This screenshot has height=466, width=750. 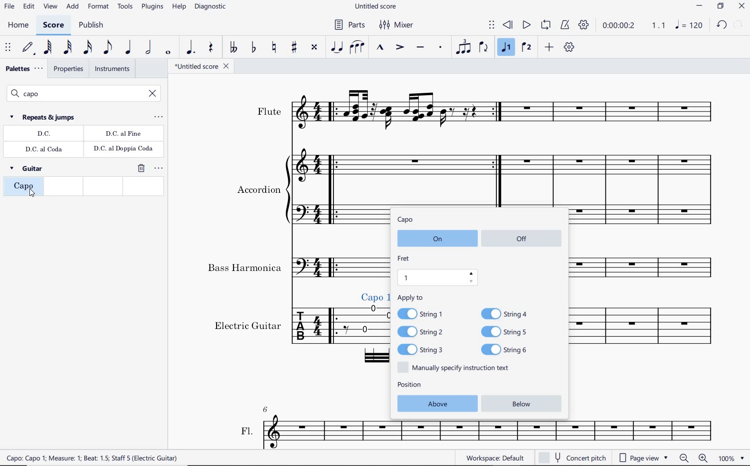 What do you see at coordinates (427, 333) in the screenshot?
I see `String 2 toggle` at bounding box center [427, 333].